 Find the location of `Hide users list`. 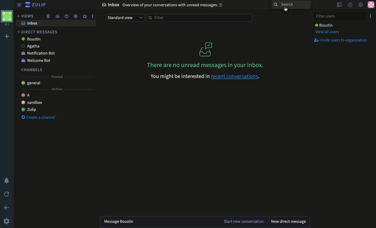

Hide users list is located at coordinates (340, 5).